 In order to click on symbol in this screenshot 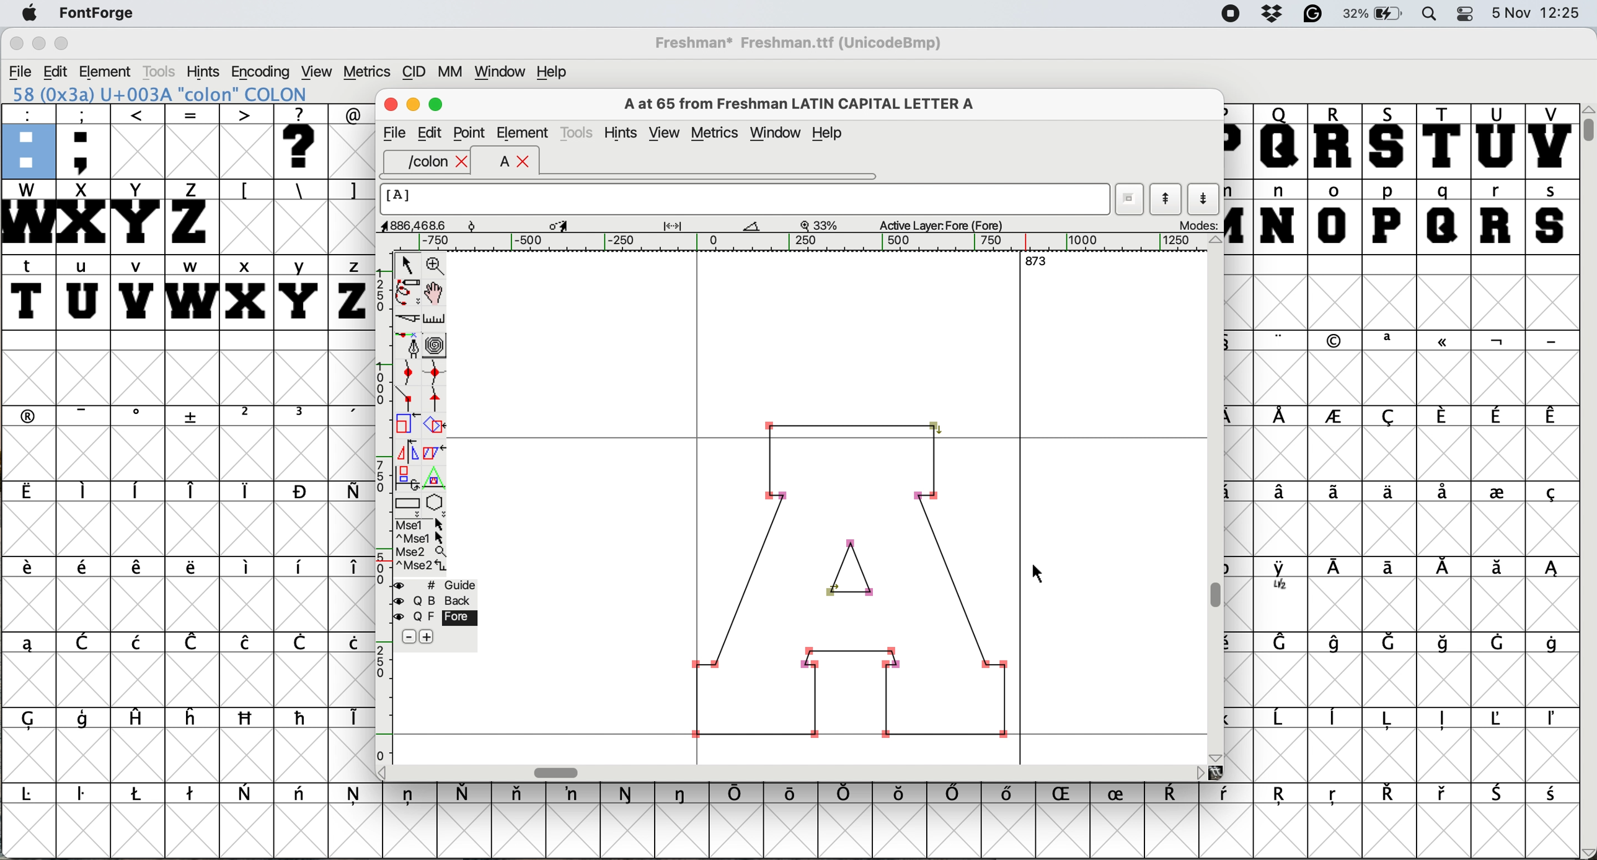, I will do `click(1497, 341)`.